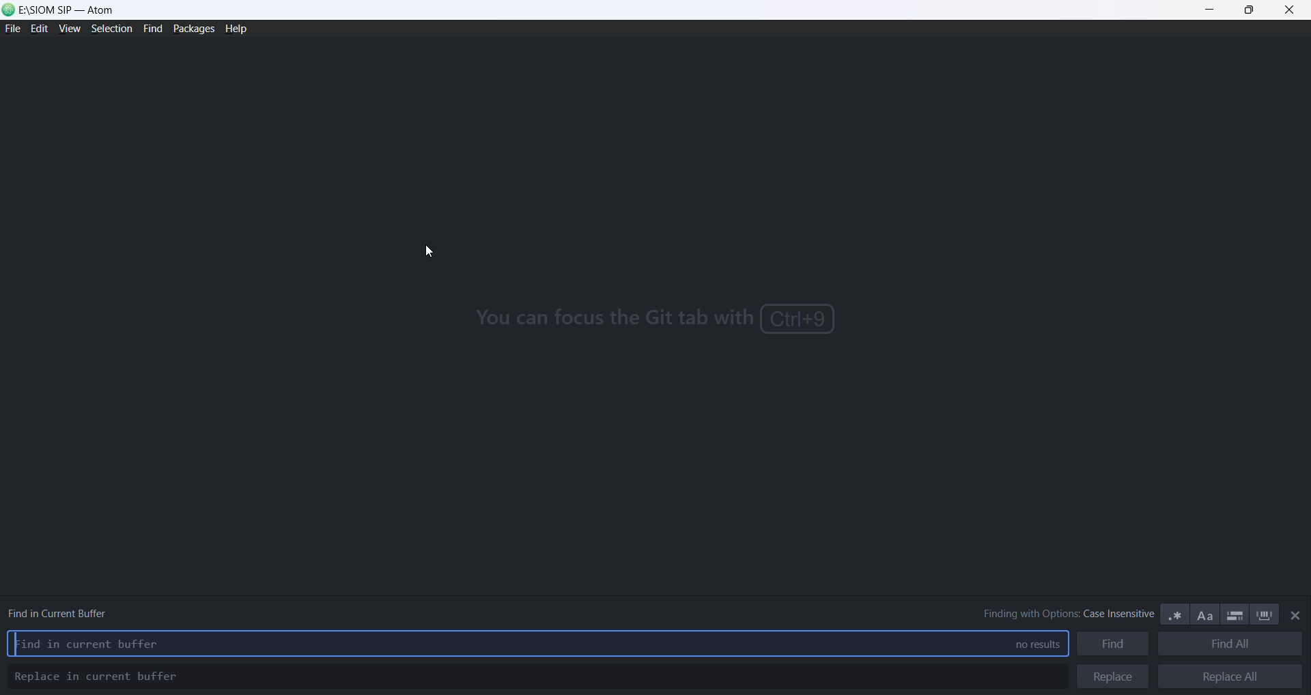  What do you see at coordinates (1296, 616) in the screenshot?
I see `close panel` at bounding box center [1296, 616].